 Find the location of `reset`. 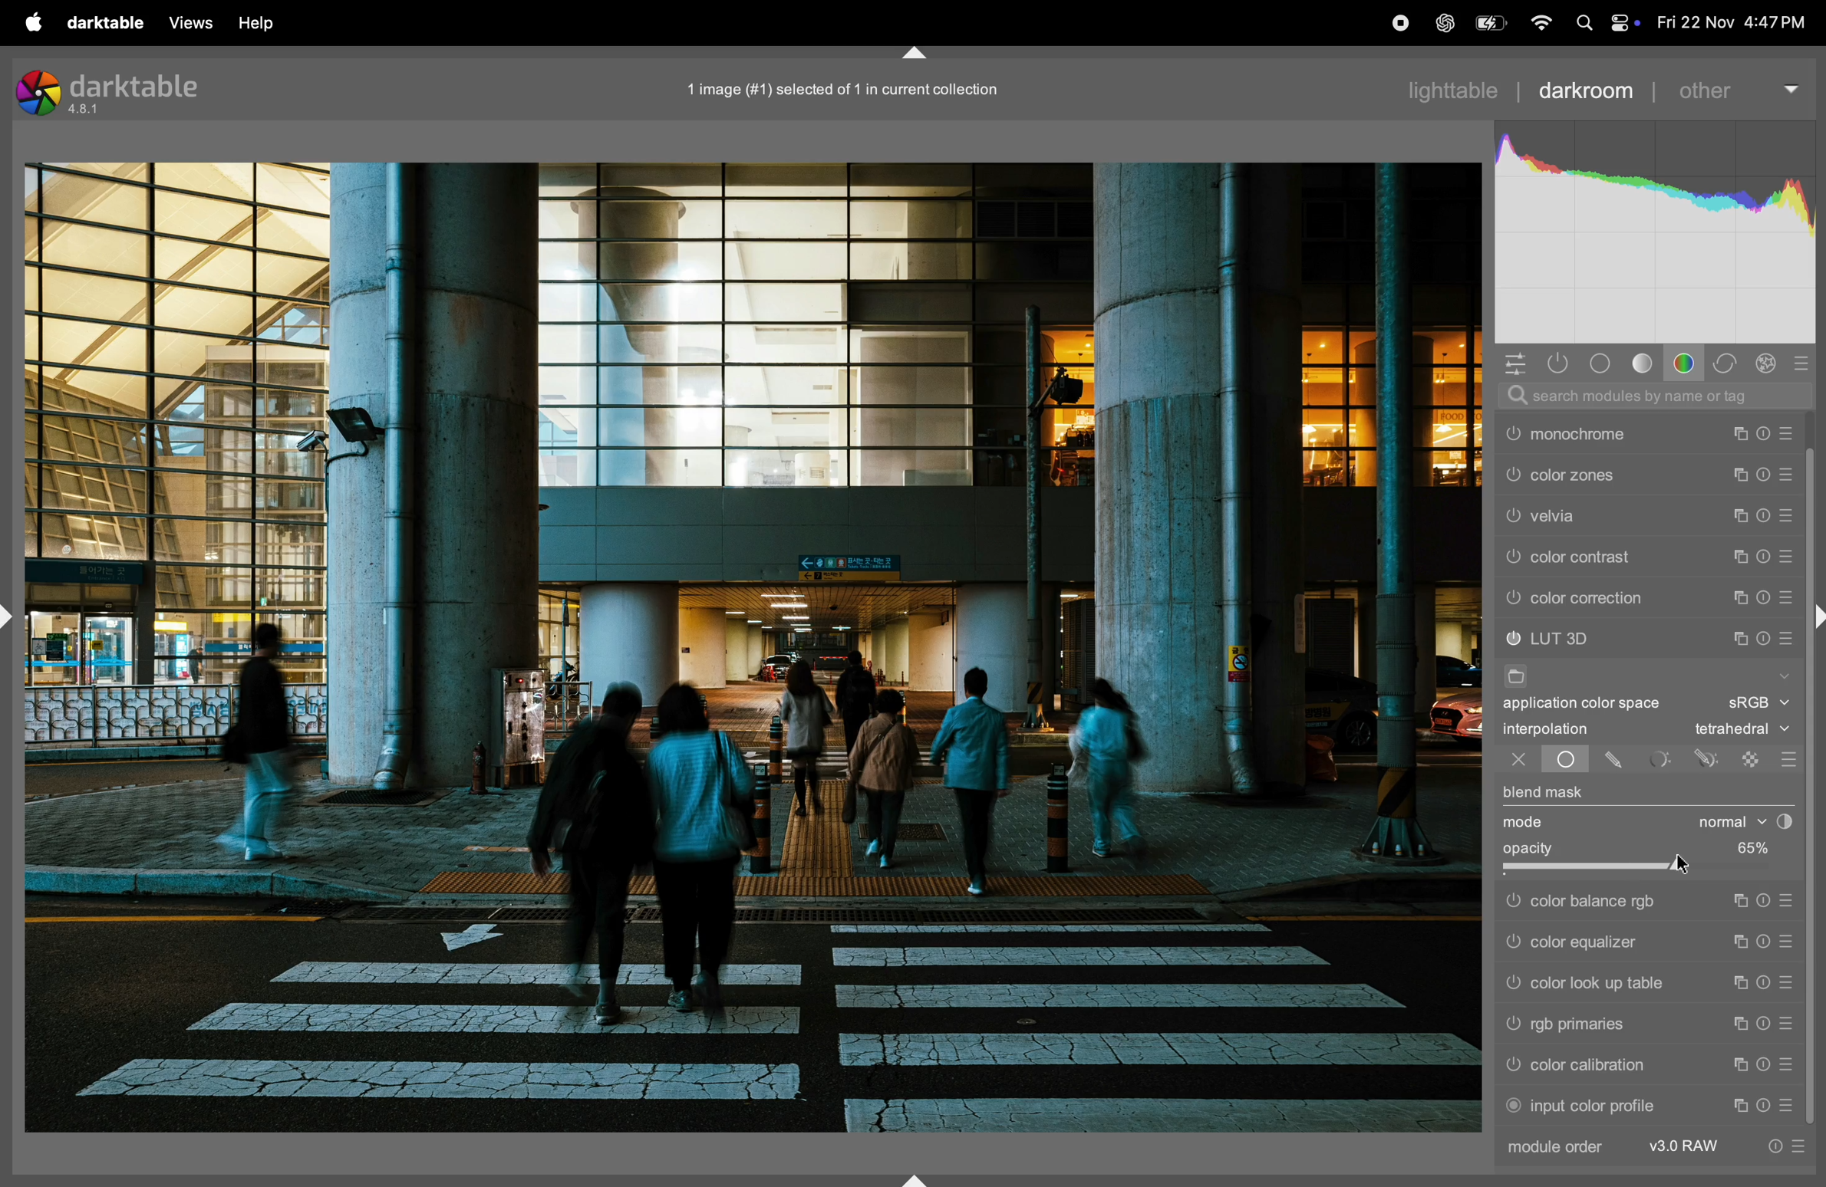

reset is located at coordinates (1767, 1067).